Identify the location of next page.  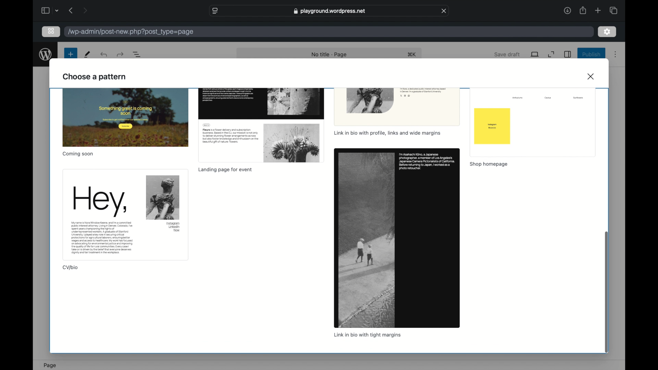
(85, 10).